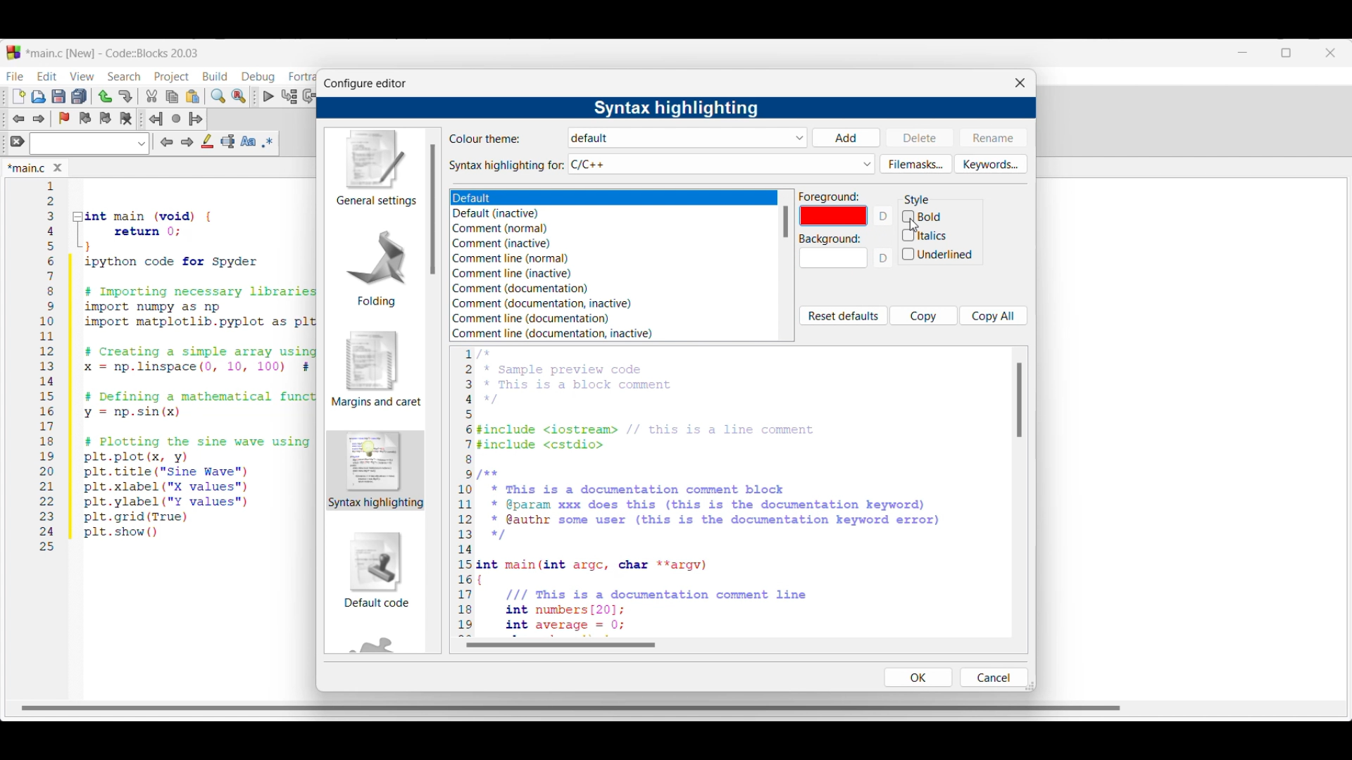  I want to click on Previous, so click(167, 142).